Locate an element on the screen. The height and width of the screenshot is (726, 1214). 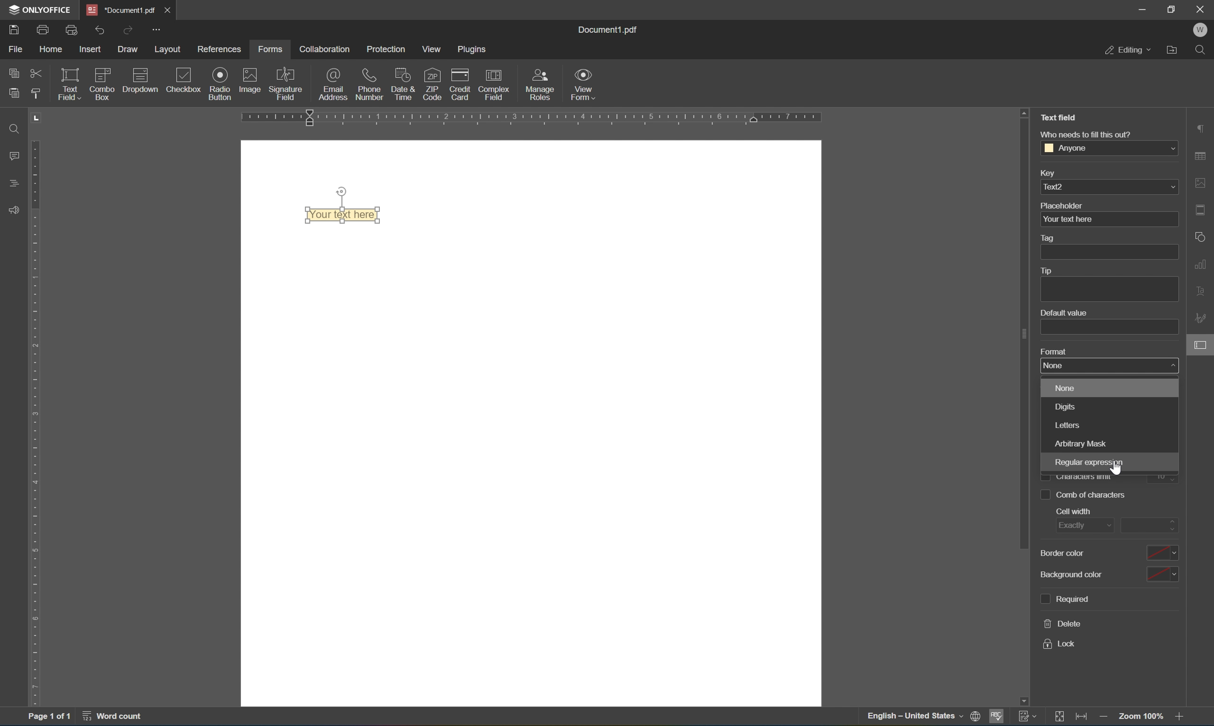
image is located at coordinates (252, 81).